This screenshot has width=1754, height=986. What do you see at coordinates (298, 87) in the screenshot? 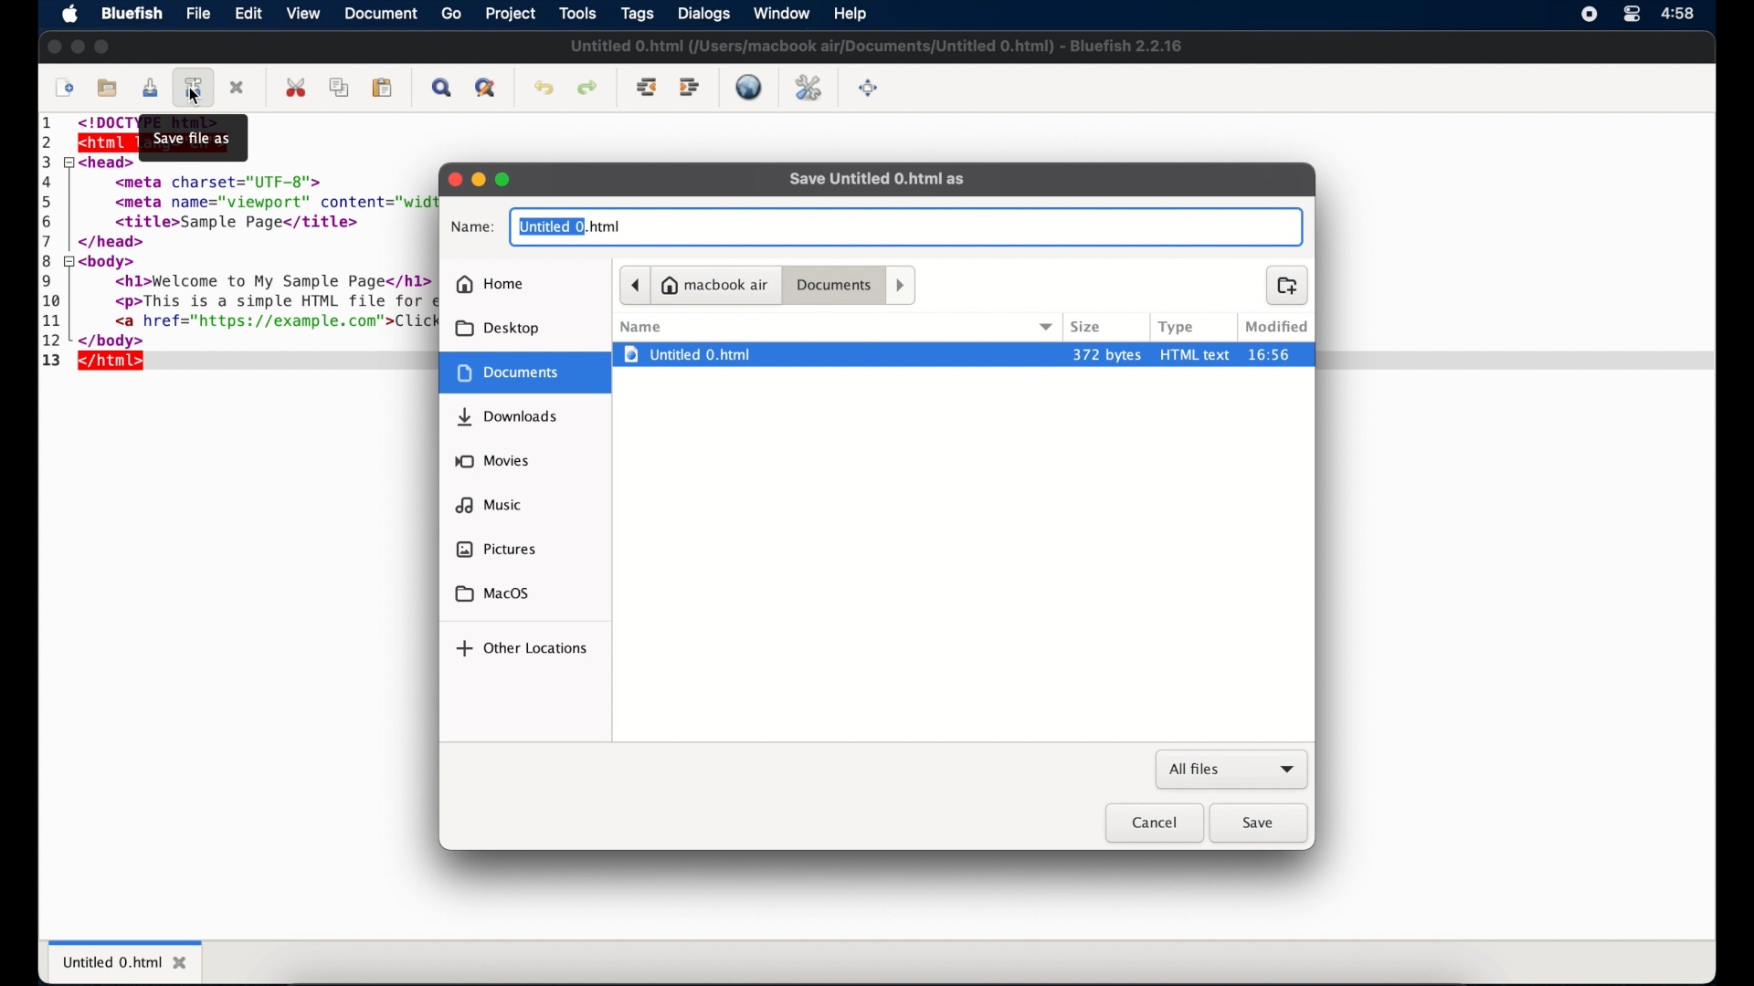
I see `cut` at bounding box center [298, 87].